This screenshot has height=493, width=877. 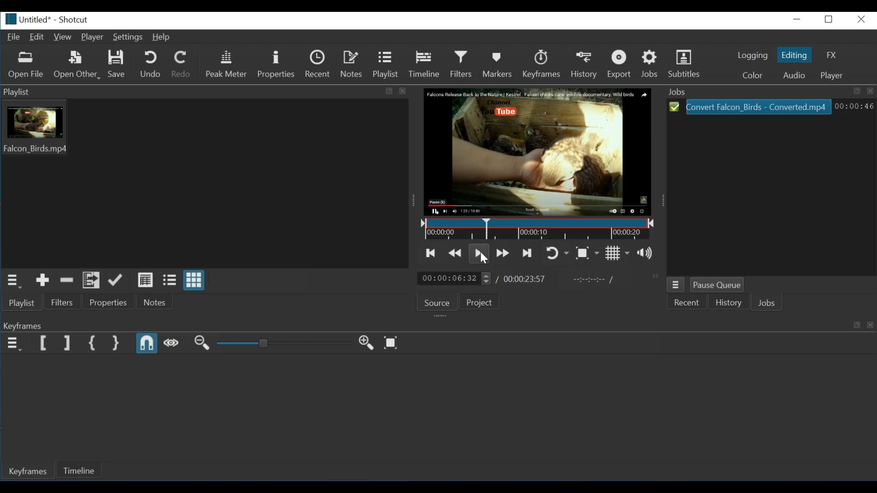 I want to click on Set Second Simple Keyframe, so click(x=114, y=343).